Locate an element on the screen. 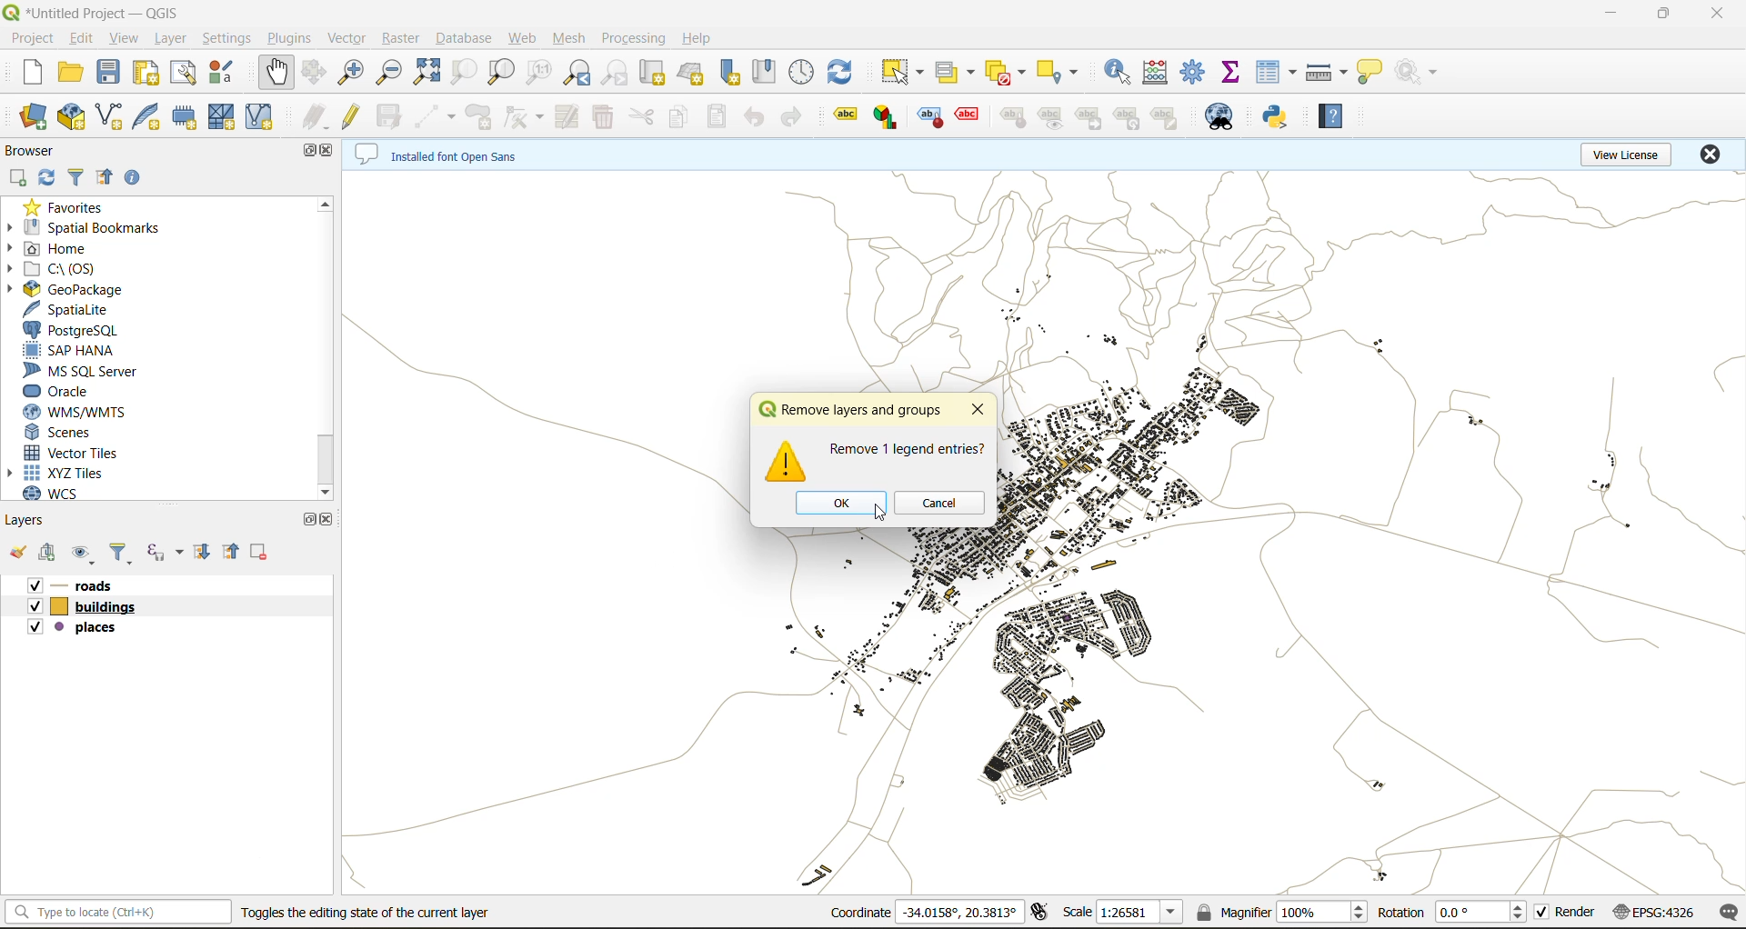  web is located at coordinates (521, 41).